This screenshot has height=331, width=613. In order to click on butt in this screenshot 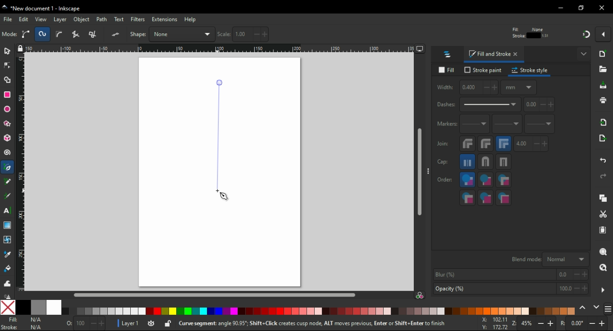, I will do `click(468, 162)`.